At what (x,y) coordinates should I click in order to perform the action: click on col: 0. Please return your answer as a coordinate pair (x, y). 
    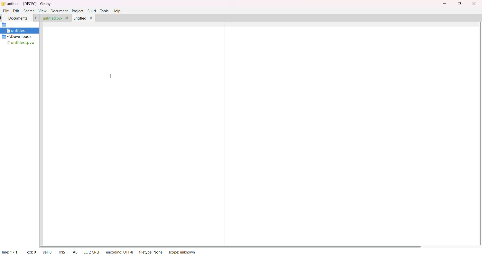
    Looking at the image, I should click on (31, 252).